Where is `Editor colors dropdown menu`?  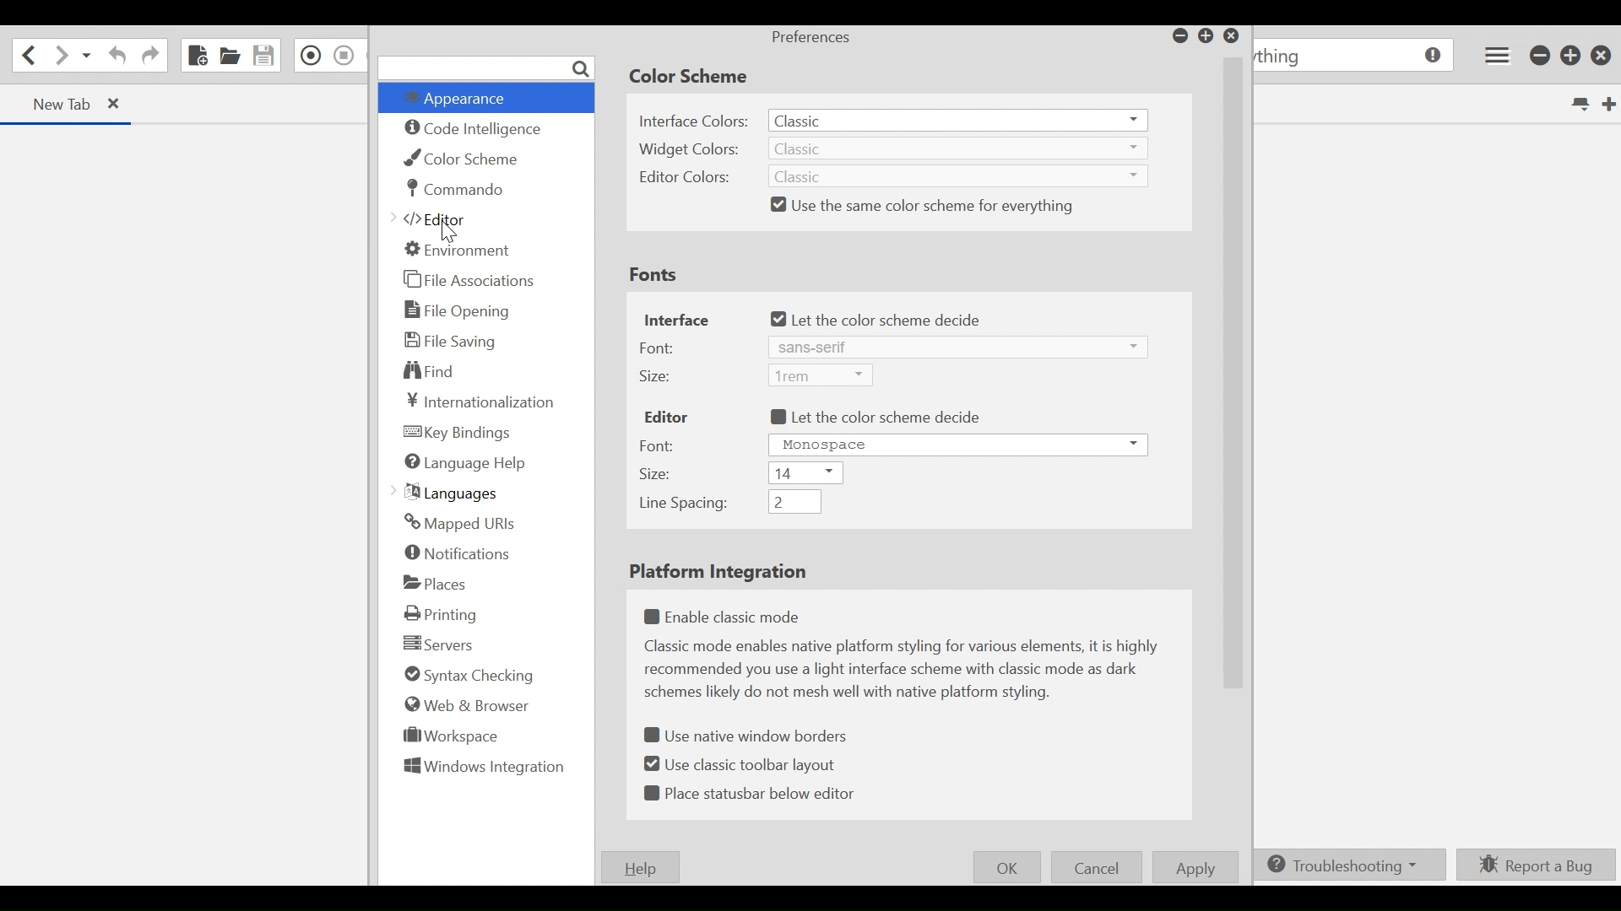
Editor colors dropdown menu is located at coordinates (956, 175).